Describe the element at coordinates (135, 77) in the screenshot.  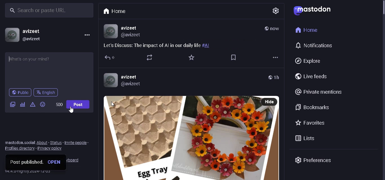
I see `username` at that location.